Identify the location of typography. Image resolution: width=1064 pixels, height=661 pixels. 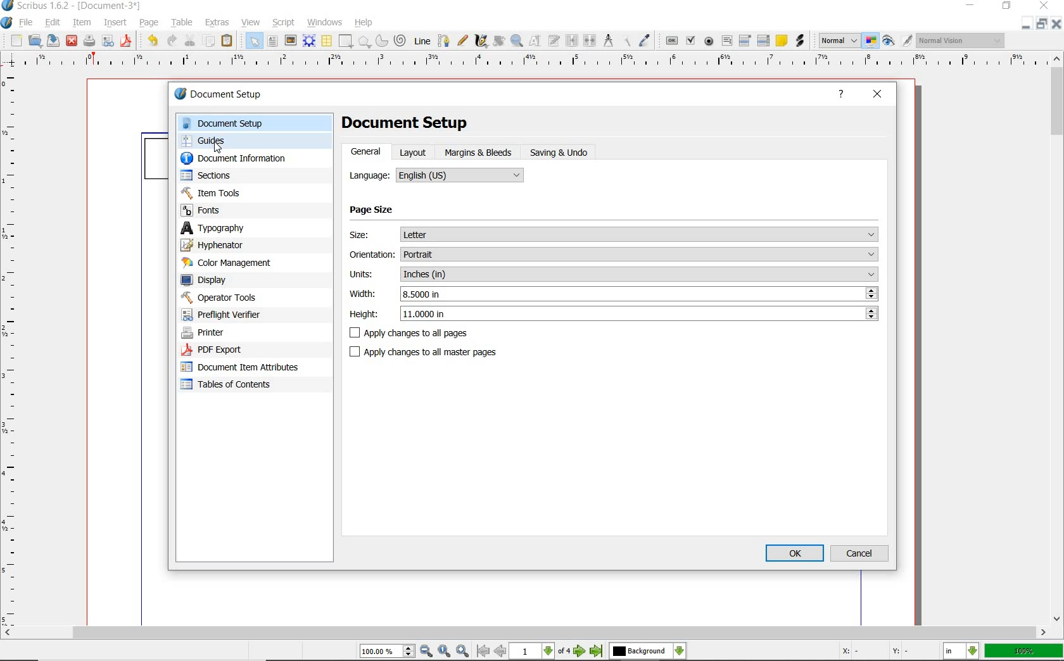
(255, 228).